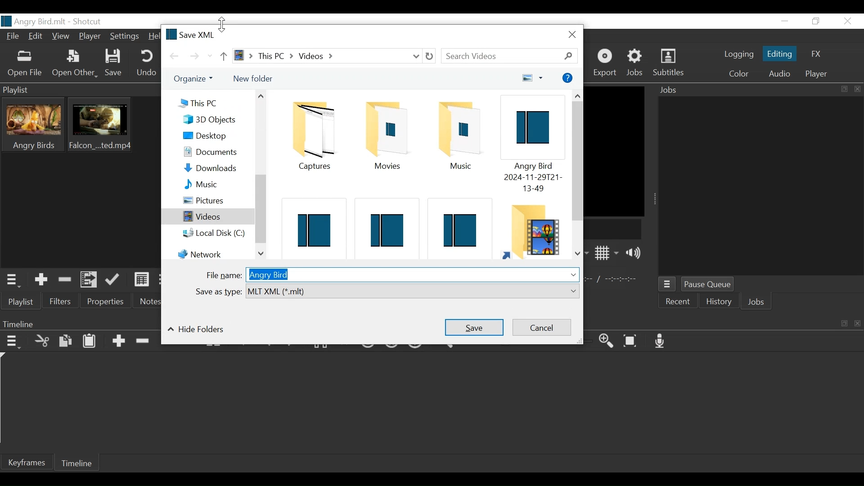 The width and height of the screenshot is (864, 486). What do you see at coordinates (221, 24) in the screenshot?
I see `vertical resize cursor` at bounding box center [221, 24].